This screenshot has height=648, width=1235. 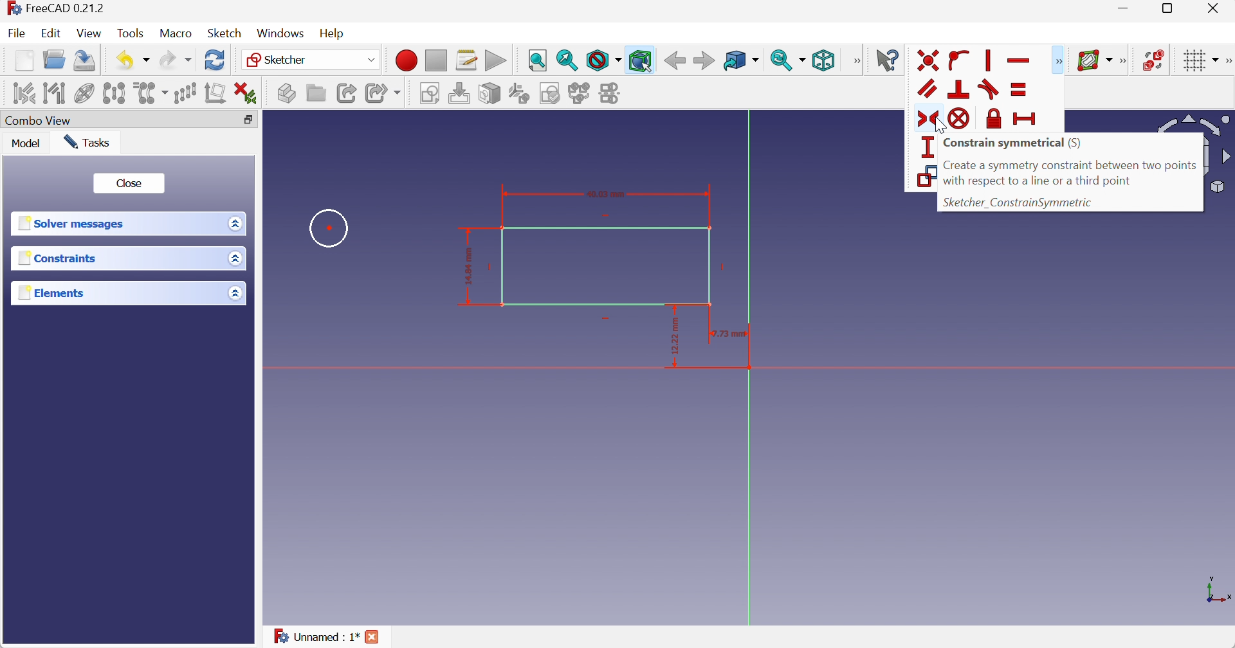 What do you see at coordinates (461, 94) in the screenshot?
I see `Edit sketch` at bounding box center [461, 94].